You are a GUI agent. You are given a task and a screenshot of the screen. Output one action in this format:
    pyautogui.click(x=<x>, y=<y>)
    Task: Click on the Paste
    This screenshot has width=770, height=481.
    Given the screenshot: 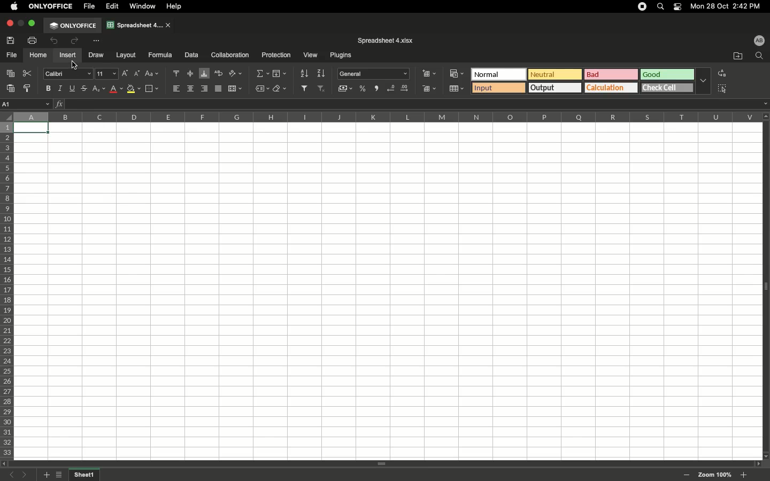 What is the action you would take?
    pyautogui.click(x=12, y=88)
    